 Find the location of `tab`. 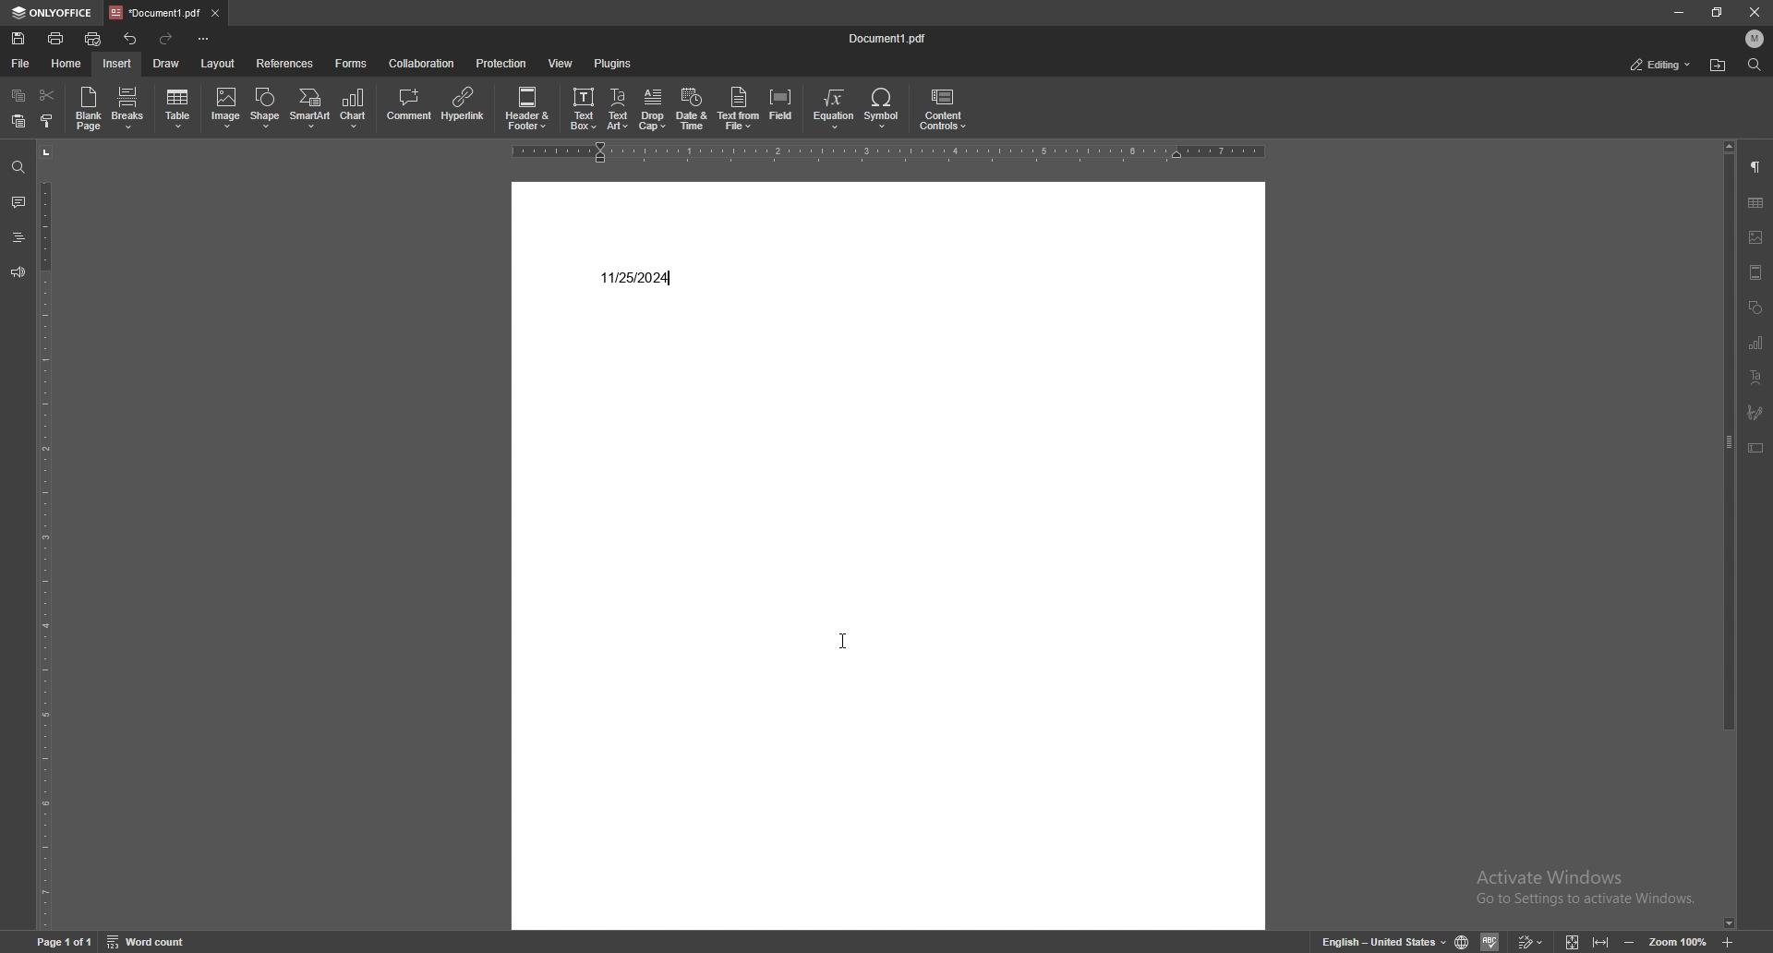

tab is located at coordinates (153, 13).